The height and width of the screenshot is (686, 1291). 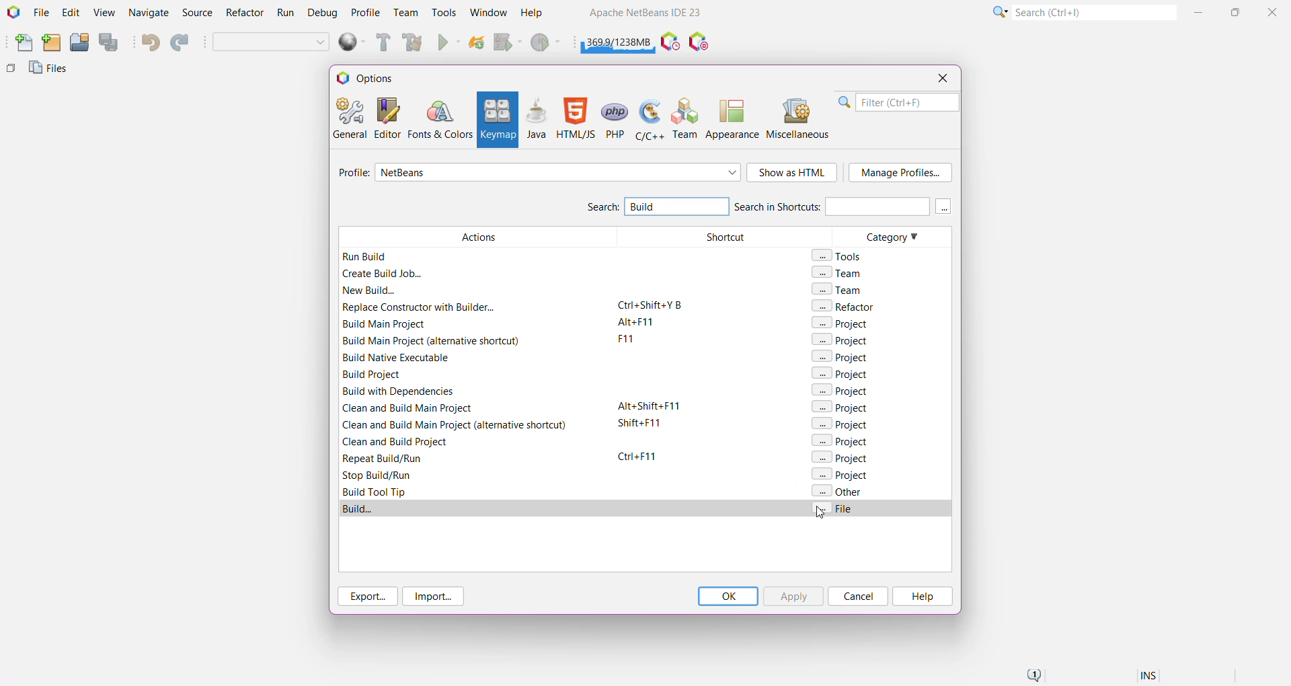 I want to click on Options, so click(x=371, y=77).